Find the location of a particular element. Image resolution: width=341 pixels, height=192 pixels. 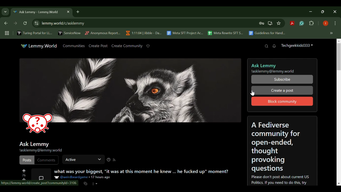

Techgeekkidd333 is located at coordinates (297, 46).